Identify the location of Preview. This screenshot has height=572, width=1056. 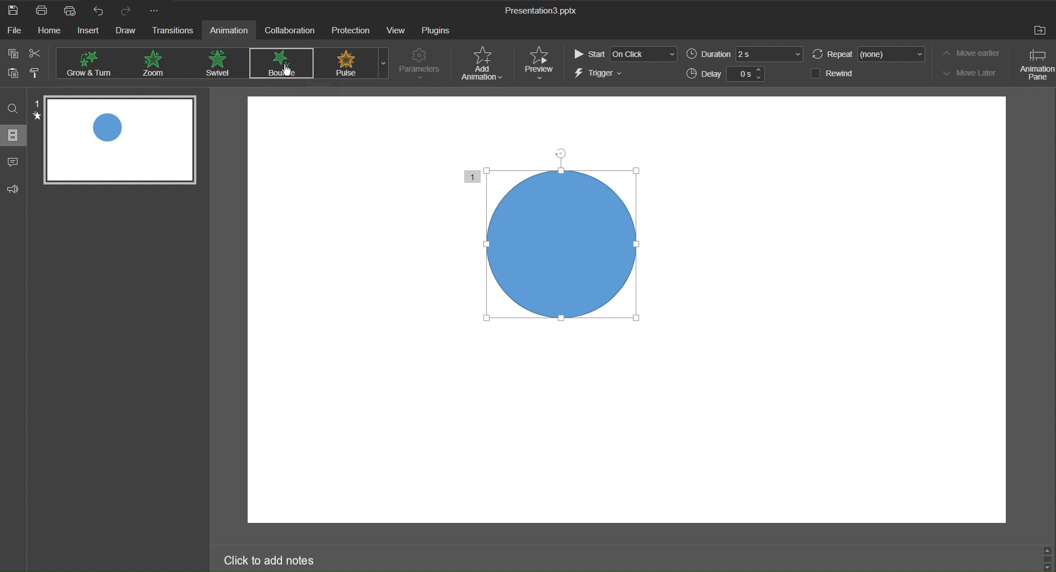
(542, 62).